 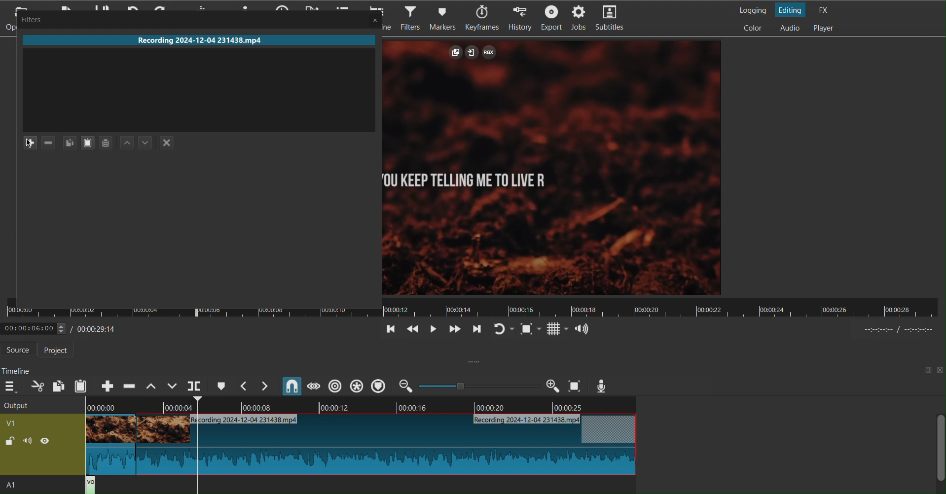 What do you see at coordinates (445, 17) in the screenshot?
I see `Markers` at bounding box center [445, 17].